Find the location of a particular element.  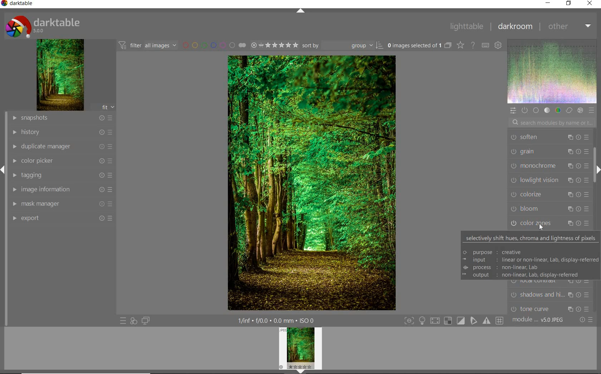

QUICK ACCESS TO PRESETS is located at coordinates (123, 320).